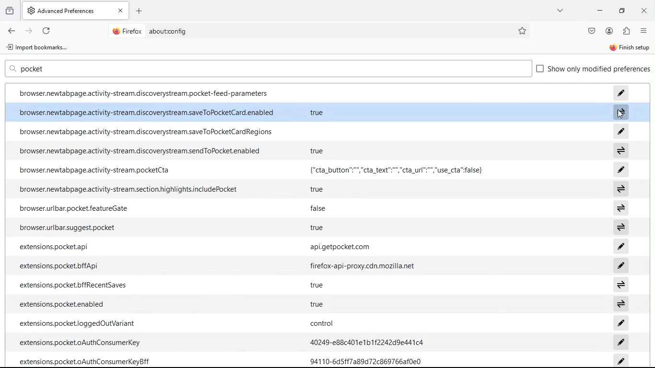  Describe the element at coordinates (326, 322) in the screenshot. I see `Control` at that location.